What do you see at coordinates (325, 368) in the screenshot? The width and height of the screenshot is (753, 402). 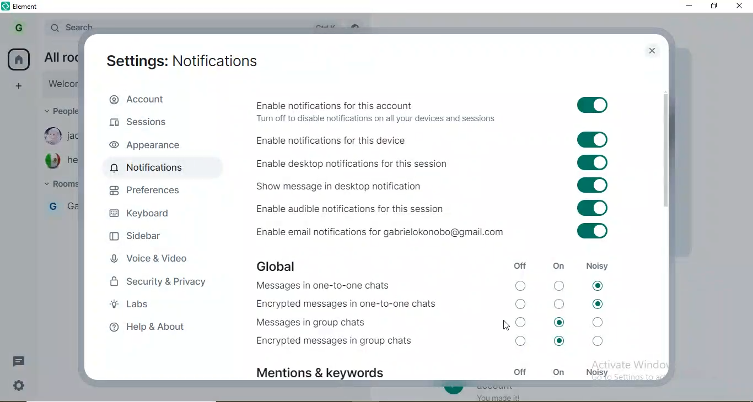 I see `mentions and keywords` at bounding box center [325, 368].